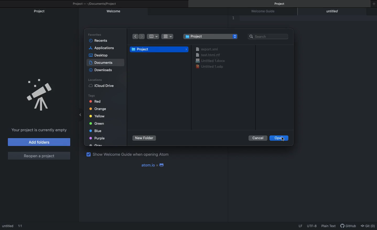 The height and width of the screenshot is (230, 377). I want to click on Recents, so click(100, 41).